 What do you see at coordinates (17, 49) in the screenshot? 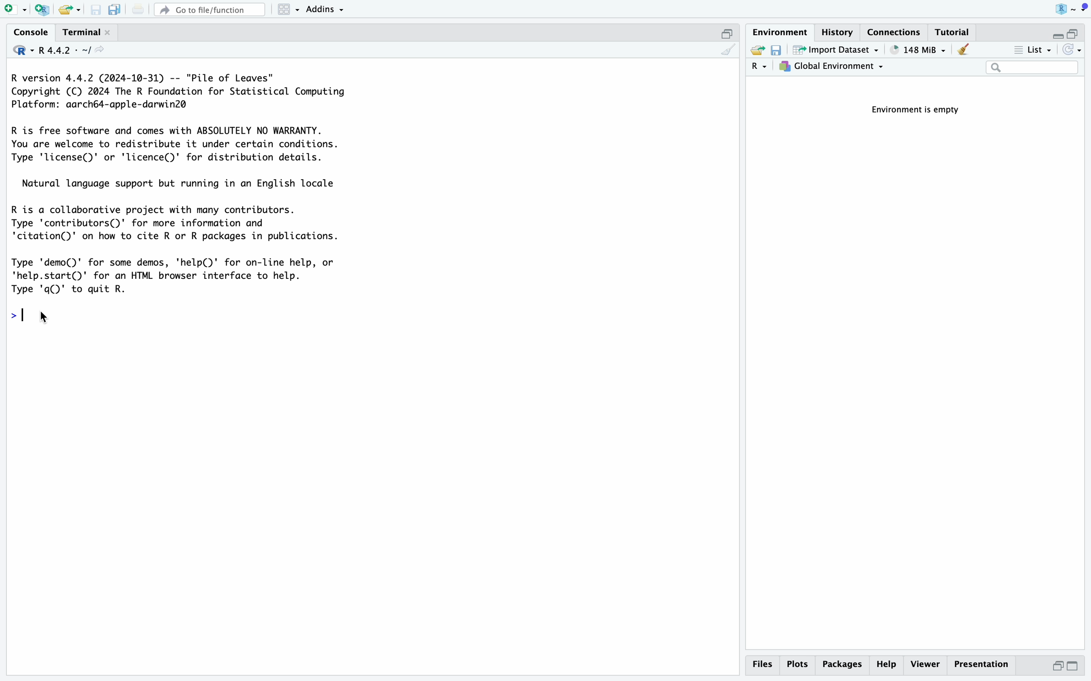
I see `language select` at bounding box center [17, 49].